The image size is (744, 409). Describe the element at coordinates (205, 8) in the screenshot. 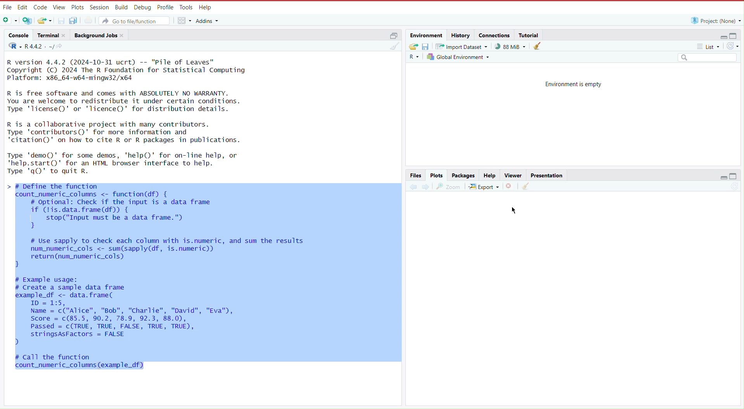

I see `Help` at that location.